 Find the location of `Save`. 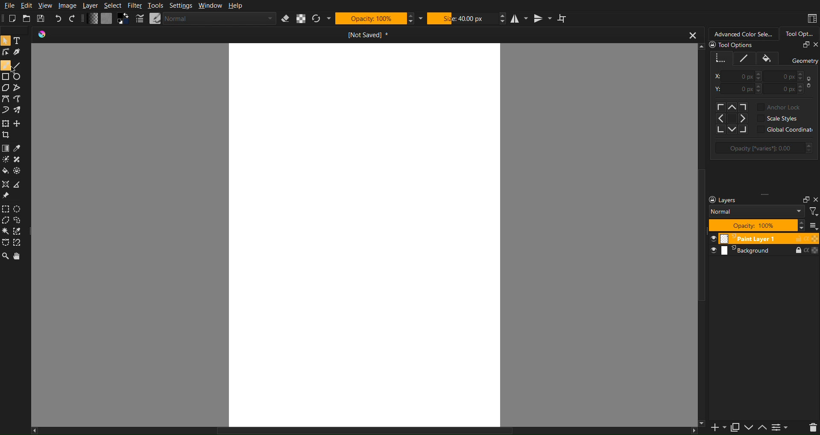

Save is located at coordinates (42, 18).